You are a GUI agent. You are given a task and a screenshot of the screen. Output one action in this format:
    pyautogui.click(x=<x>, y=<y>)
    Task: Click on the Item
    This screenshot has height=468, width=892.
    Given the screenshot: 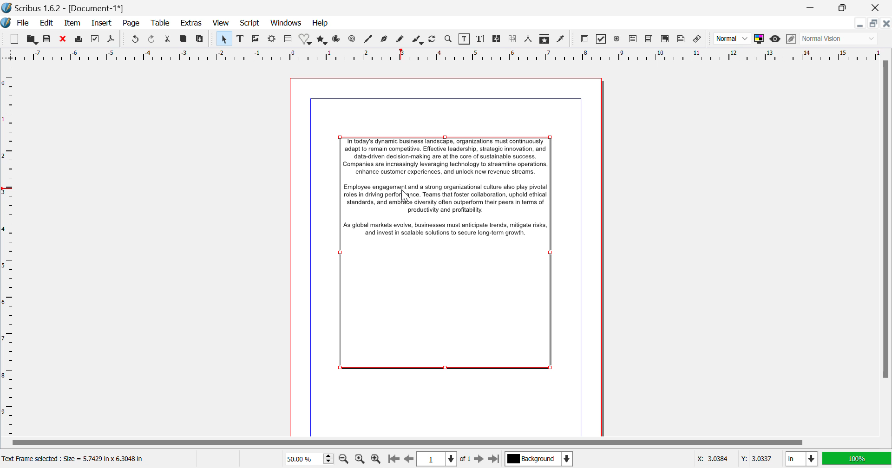 What is the action you would take?
    pyautogui.click(x=72, y=24)
    